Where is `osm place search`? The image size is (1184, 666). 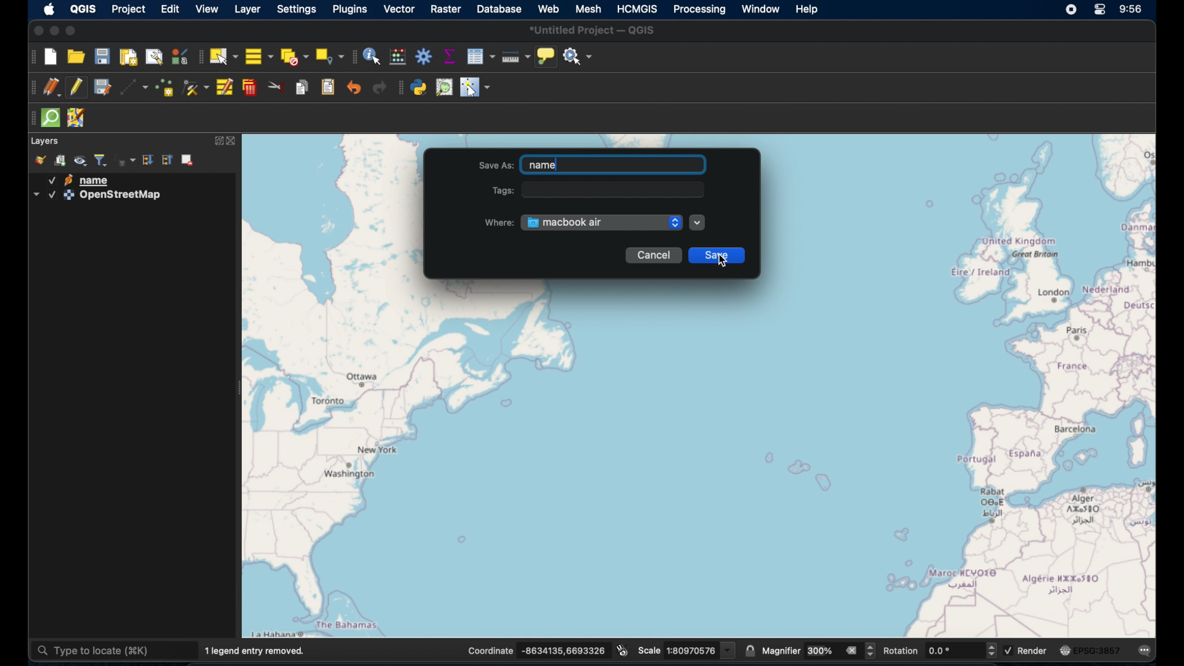 osm place search is located at coordinates (444, 88).